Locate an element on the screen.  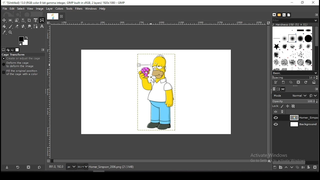
brushes is located at coordinates (293, 48).